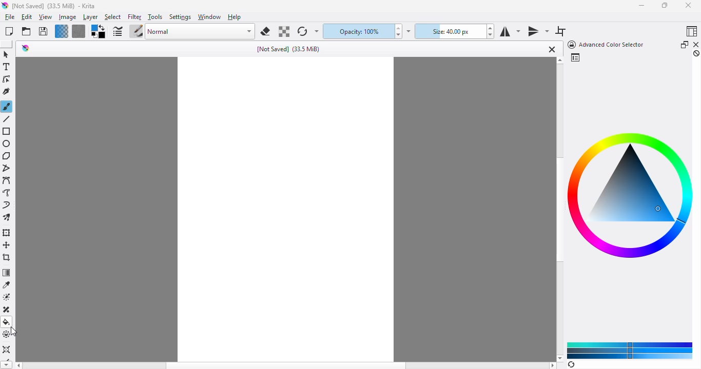  What do you see at coordinates (560, 358) in the screenshot?
I see `scroll down` at bounding box center [560, 358].